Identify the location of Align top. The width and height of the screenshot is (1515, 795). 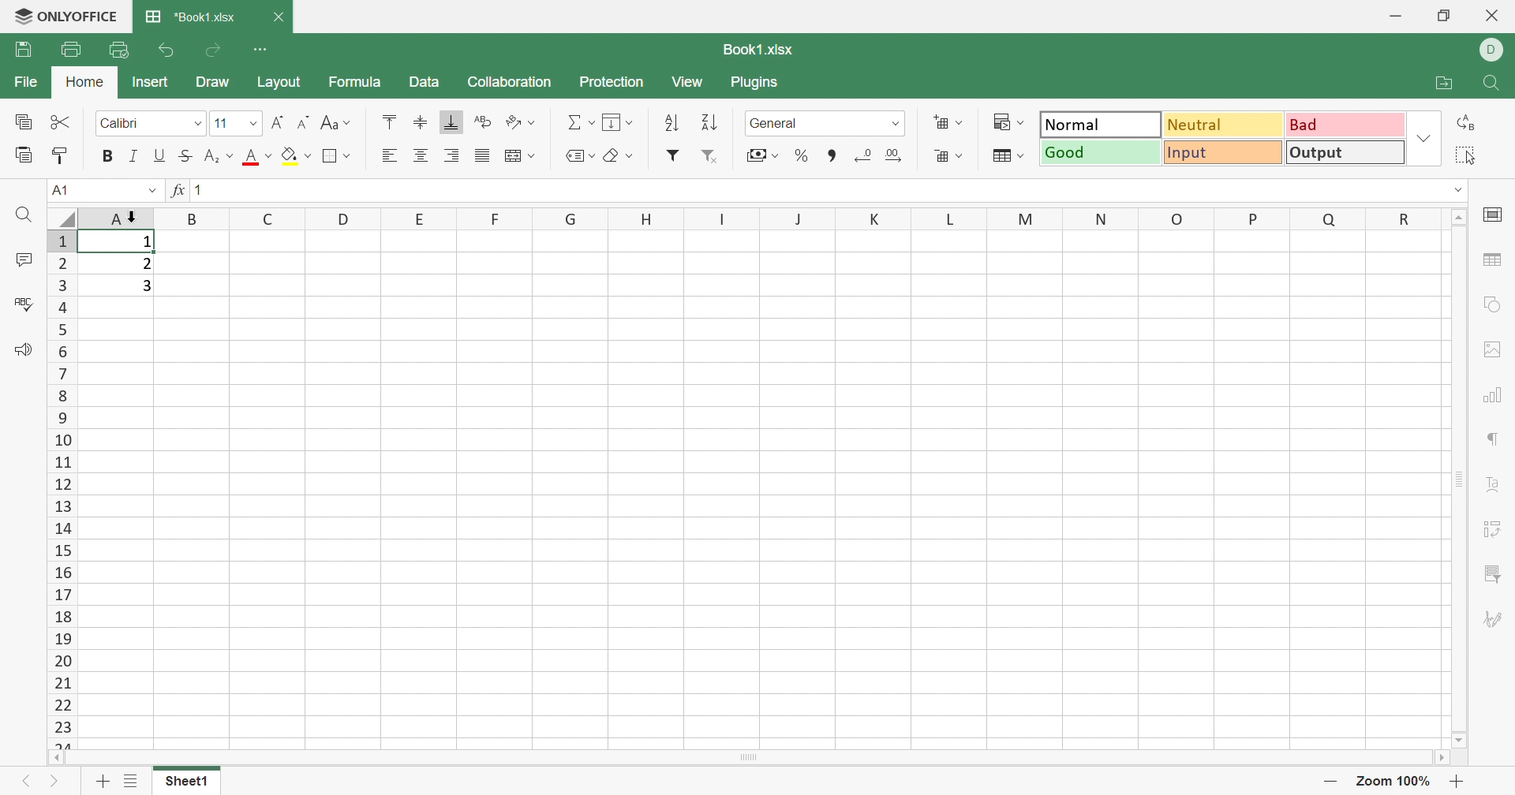
(389, 120).